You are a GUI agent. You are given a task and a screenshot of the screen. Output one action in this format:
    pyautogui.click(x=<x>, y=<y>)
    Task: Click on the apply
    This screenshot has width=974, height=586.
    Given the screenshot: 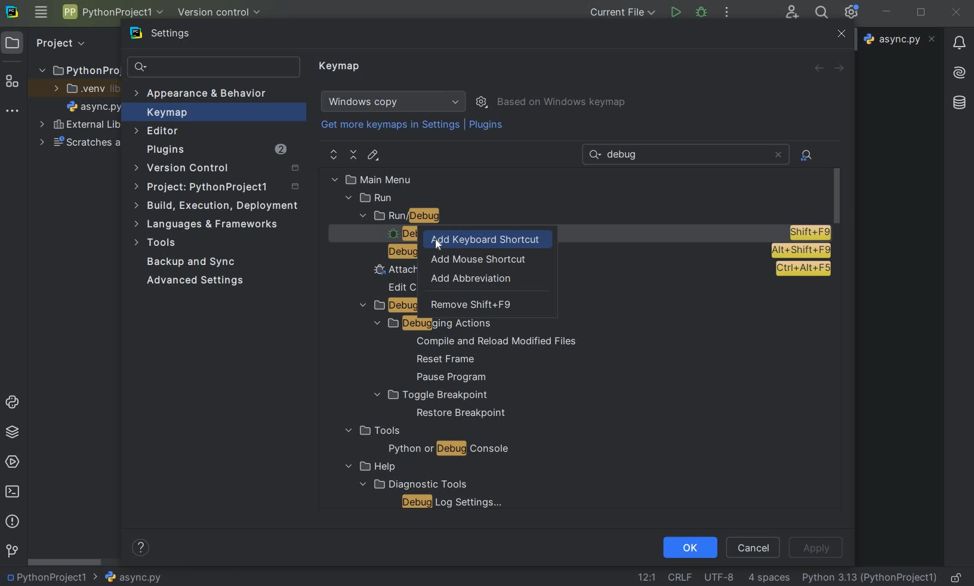 What is the action you would take?
    pyautogui.click(x=815, y=548)
    